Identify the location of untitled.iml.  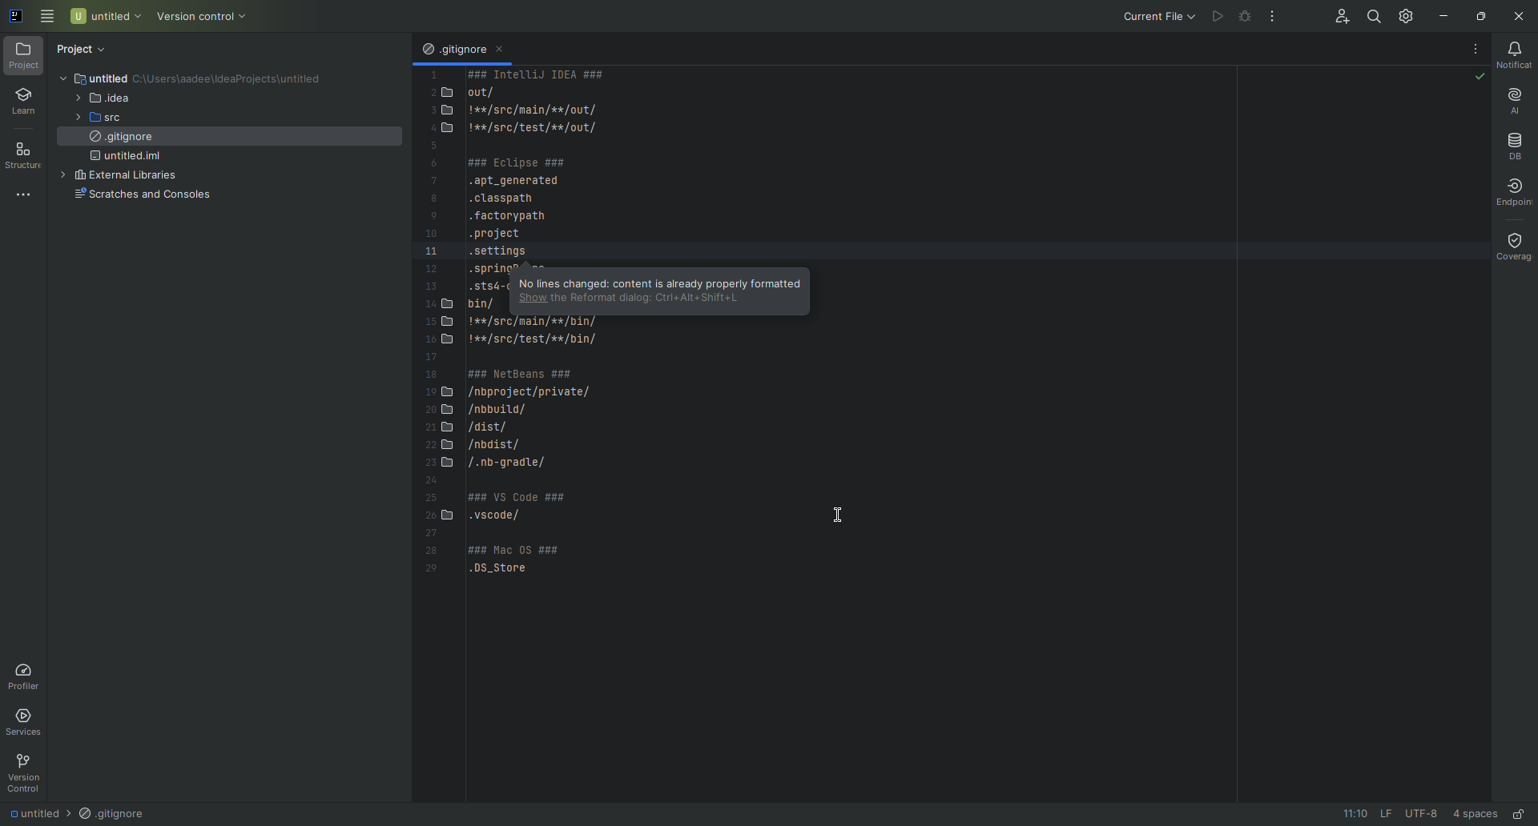
(131, 159).